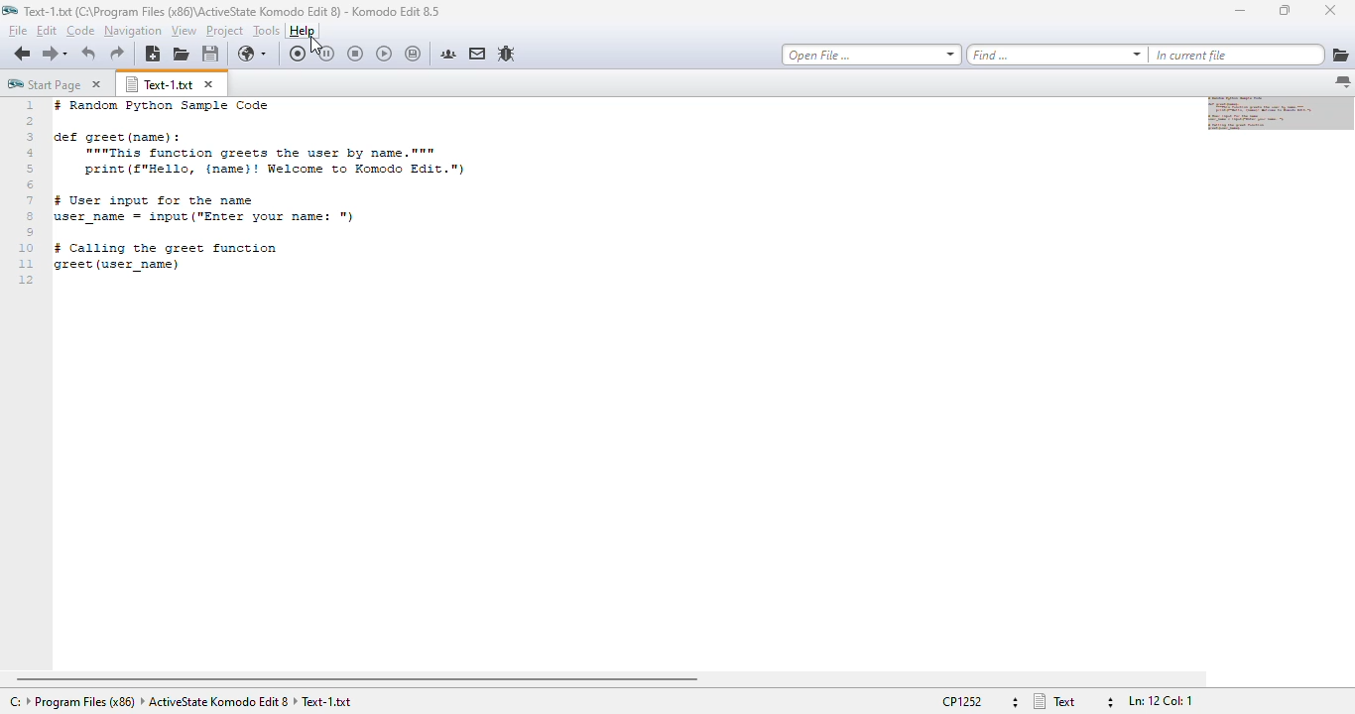  I want to click on pause macro recording, so click(326, 54).